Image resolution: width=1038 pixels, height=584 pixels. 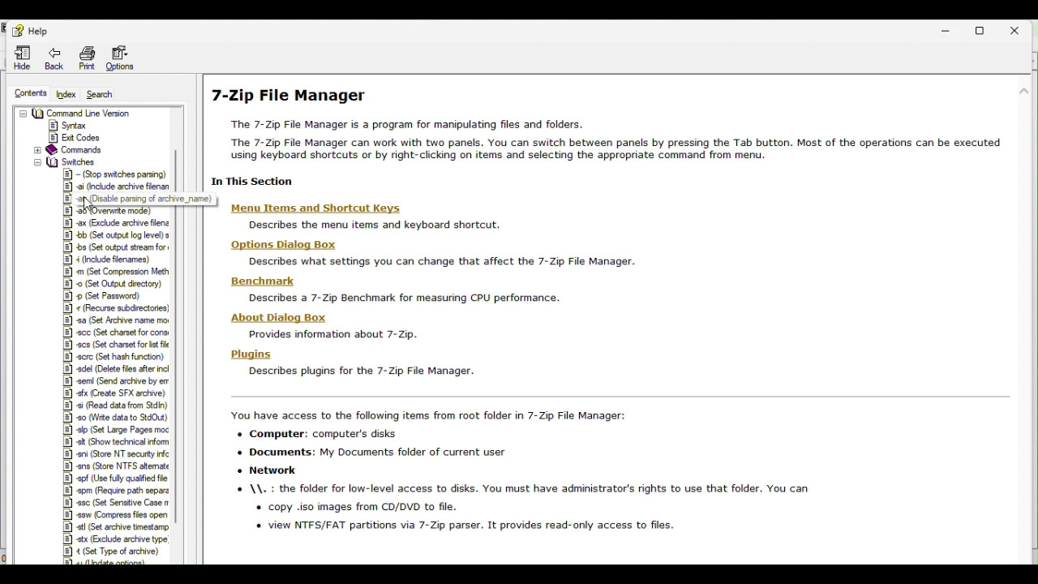 I want to click on Close , so click(x=1021, y=29).